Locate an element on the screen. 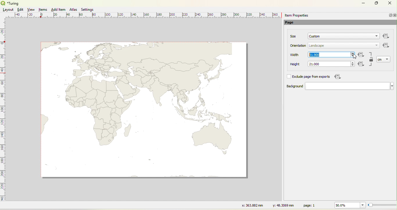 This screenshot has width=397, height=210. close is located at coordinates (394, 15).